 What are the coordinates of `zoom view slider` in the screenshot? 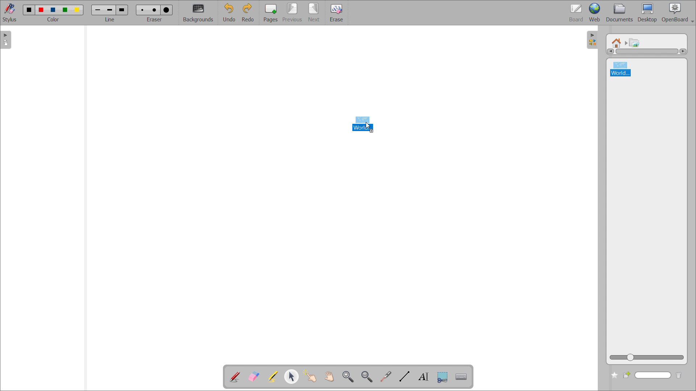 It's located at (647, 357).